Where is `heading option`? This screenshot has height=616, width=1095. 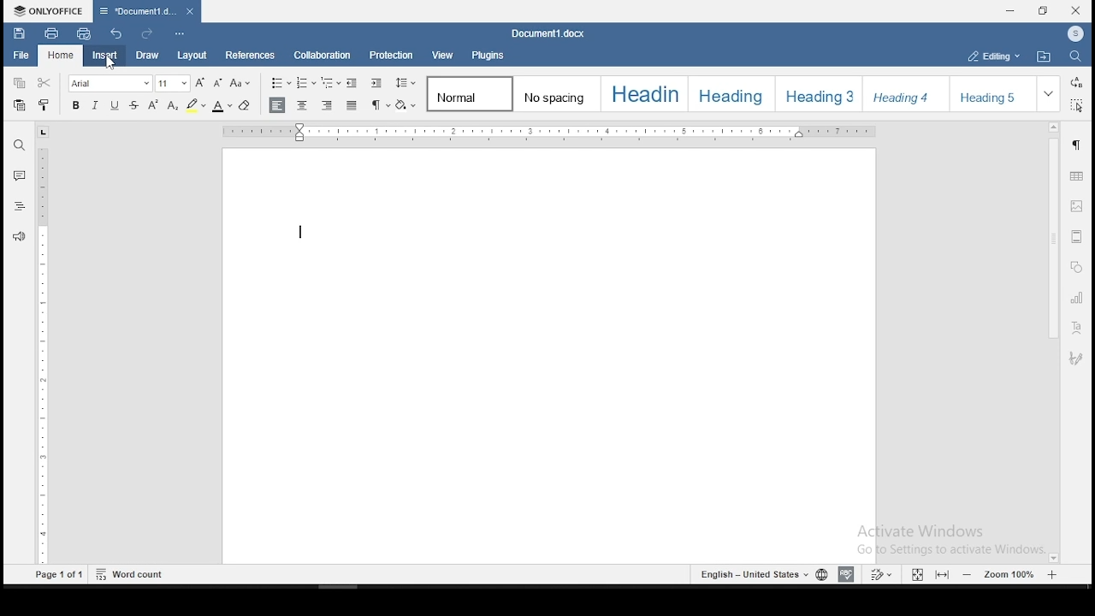 heading option is located at coordinates (648, 94).